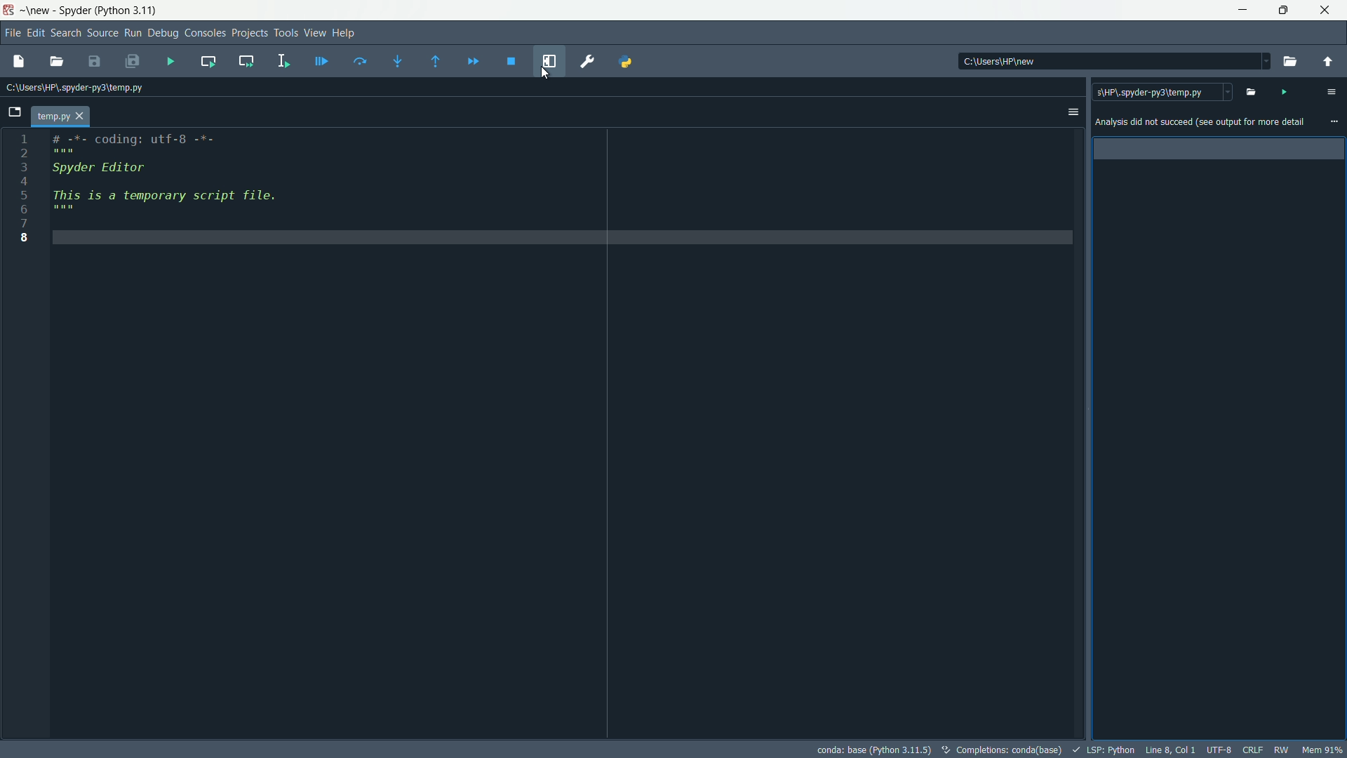 The height and width of the screenshot is (758, 1347). Describe the element at coordinates (65, 33) in the screenshot. I see `search menu` at that location.